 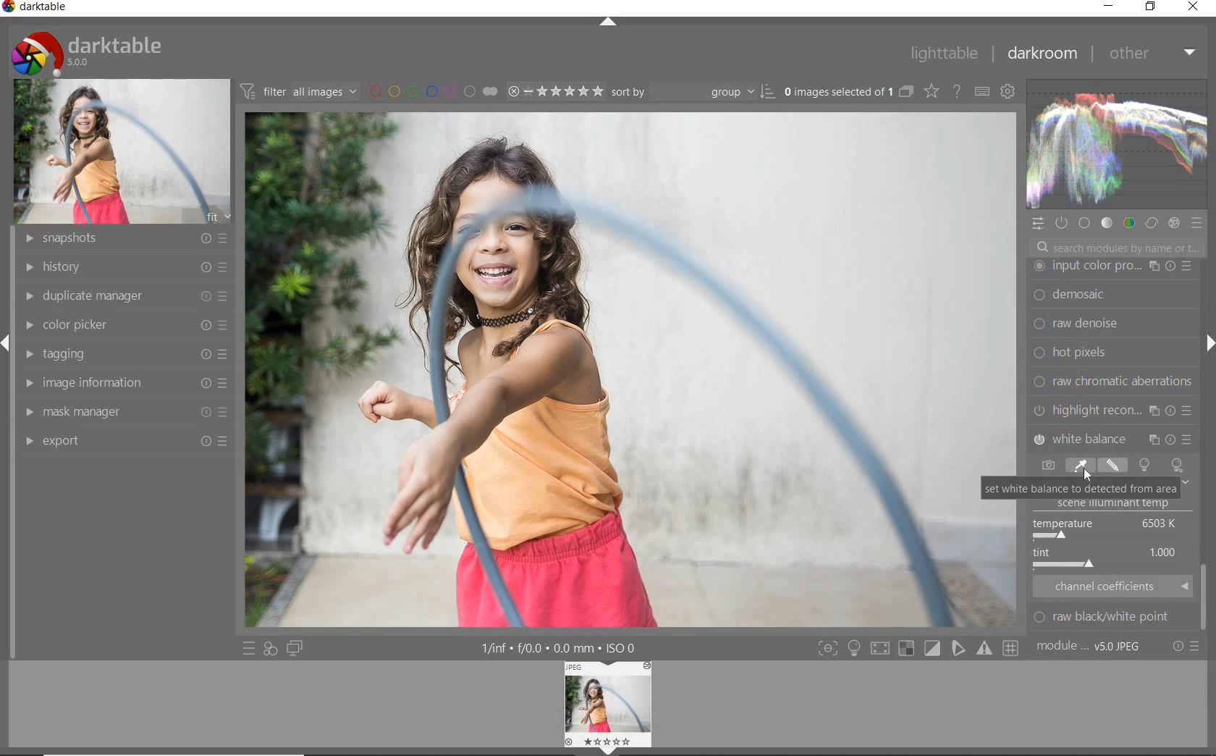 What do you see at coordinates (1109, 324) in the screenshot?
I see `dither or paste` at bounding box center [1109, 324].